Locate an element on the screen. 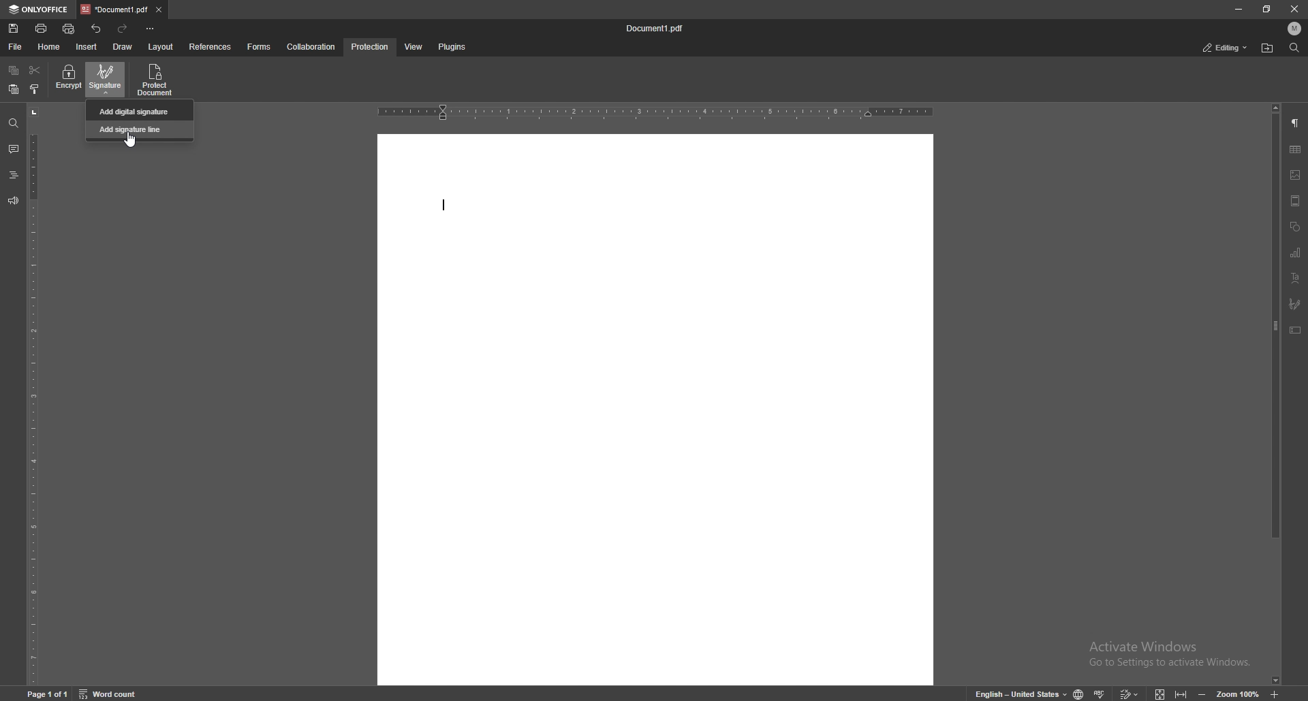  word count is located at coordinates (116, 693).